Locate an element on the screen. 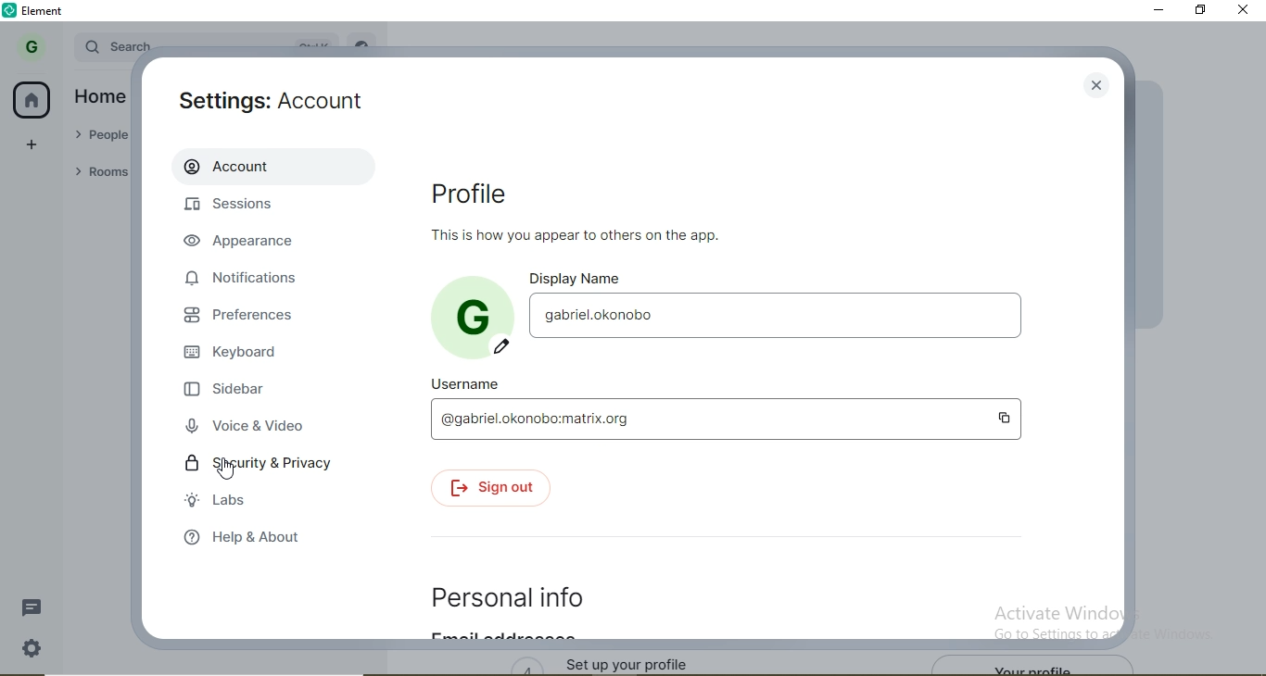 Image resolution: width=1266 pixels, height=676 pixels. sign out is located at coordinates (495, 485).